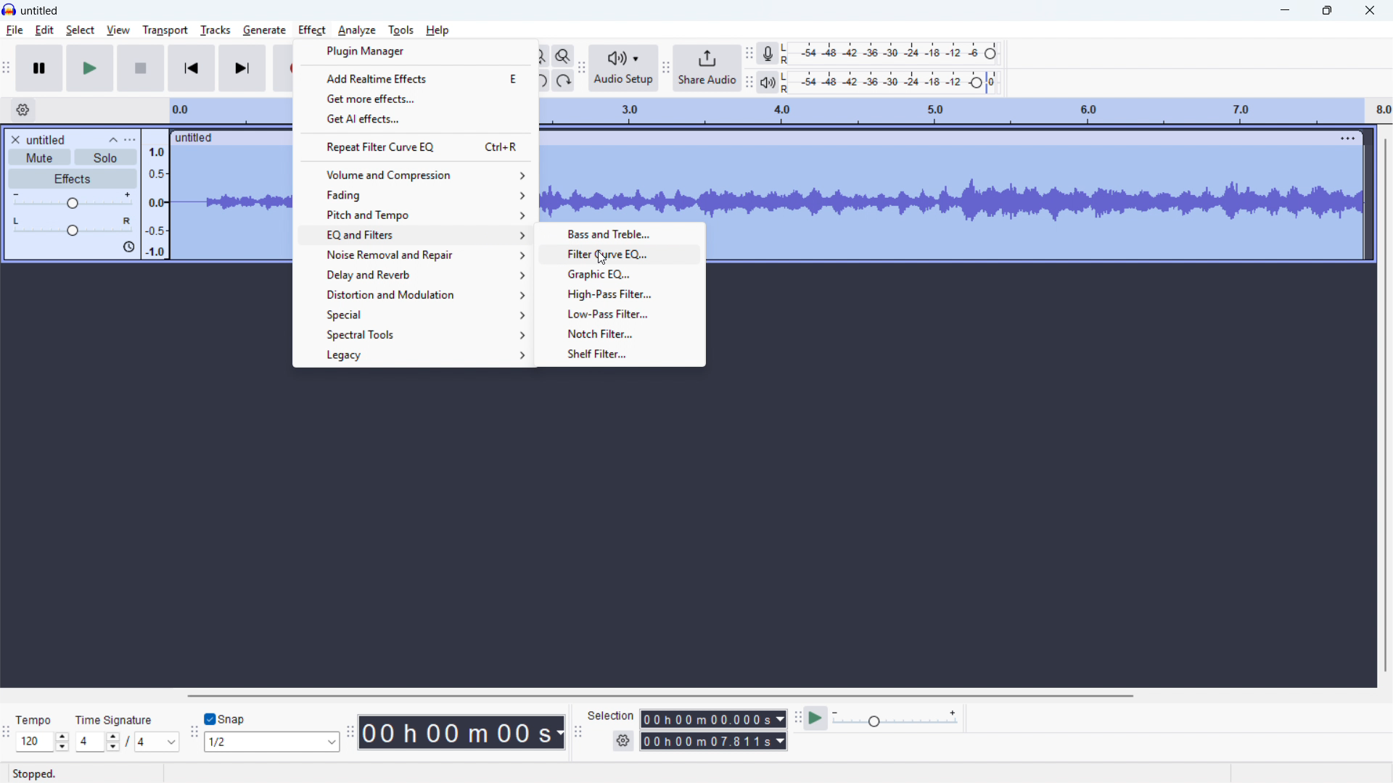  Describe the element at coordinates (618, 233) in the screenshot. I see `Bass and treble` at that location.